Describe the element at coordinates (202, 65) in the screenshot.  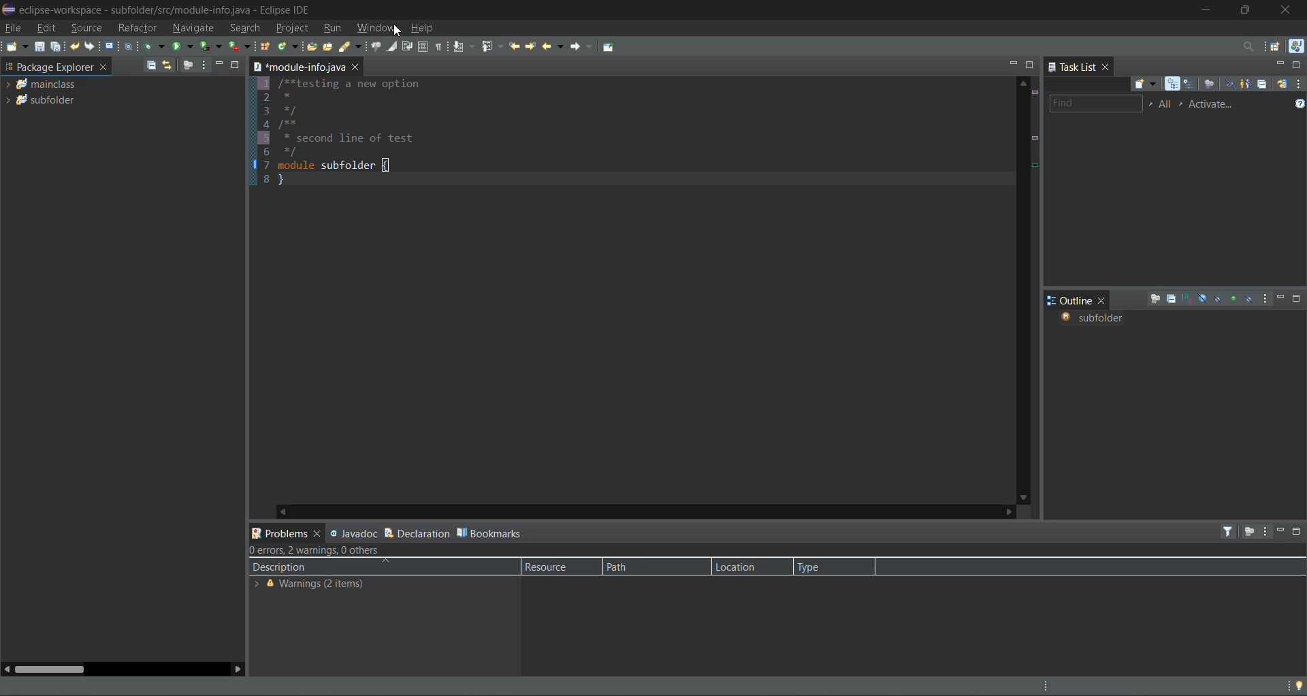
I see `view menu` at that location.